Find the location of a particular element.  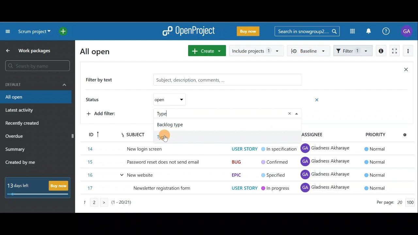

Default is located at coordinates (36, 84).